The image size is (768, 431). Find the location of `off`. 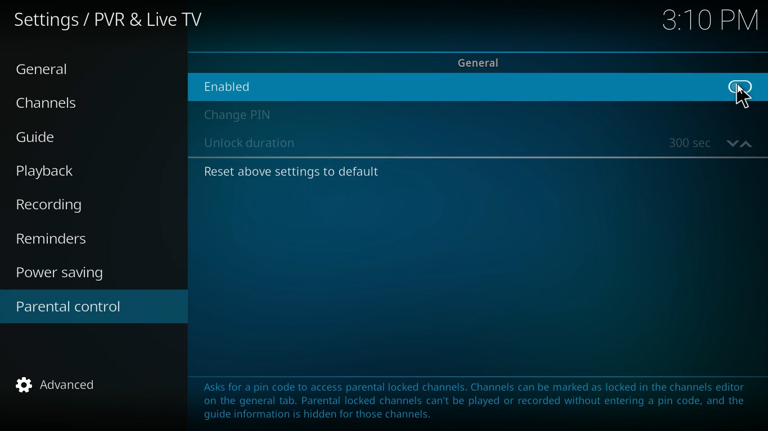

off is located at coordinates (741, 93).